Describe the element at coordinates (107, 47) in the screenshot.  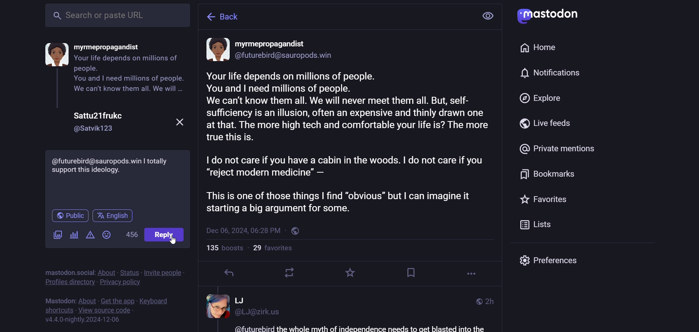
I see `name` at that location.